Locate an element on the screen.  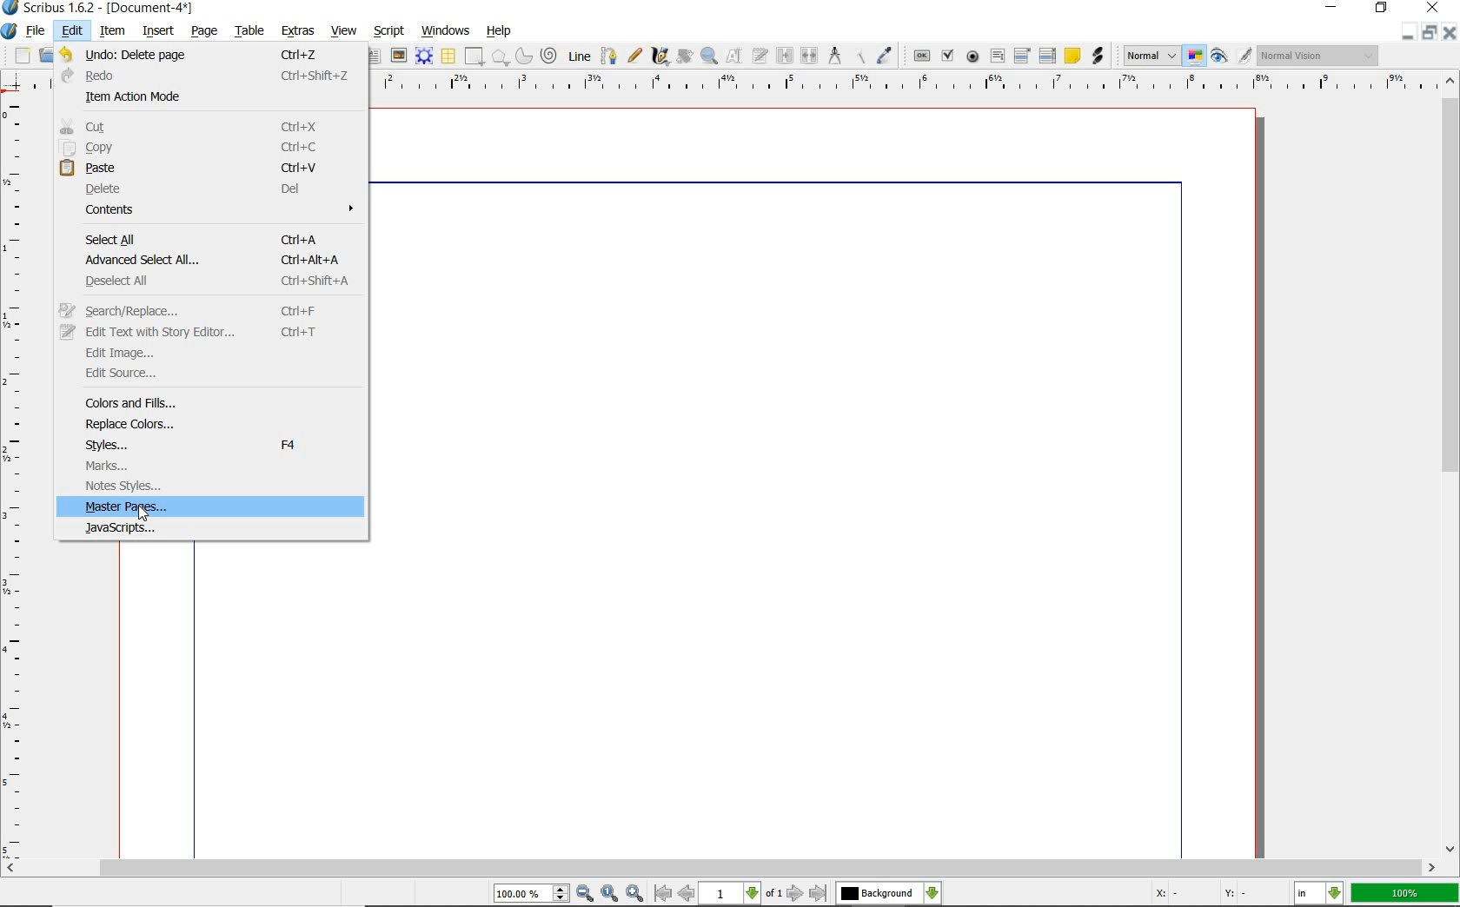
zoom to 100% is located at coordinates (611, 894).